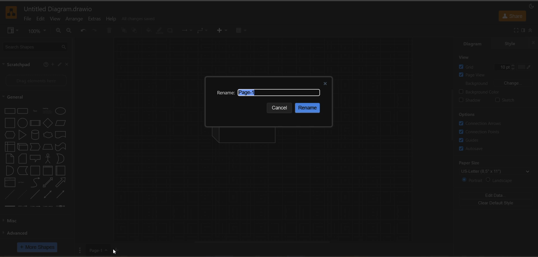  What do you see at coordinates (35, 158) in the screenshot?
I see `shapes` at bounding box center [35, 158].